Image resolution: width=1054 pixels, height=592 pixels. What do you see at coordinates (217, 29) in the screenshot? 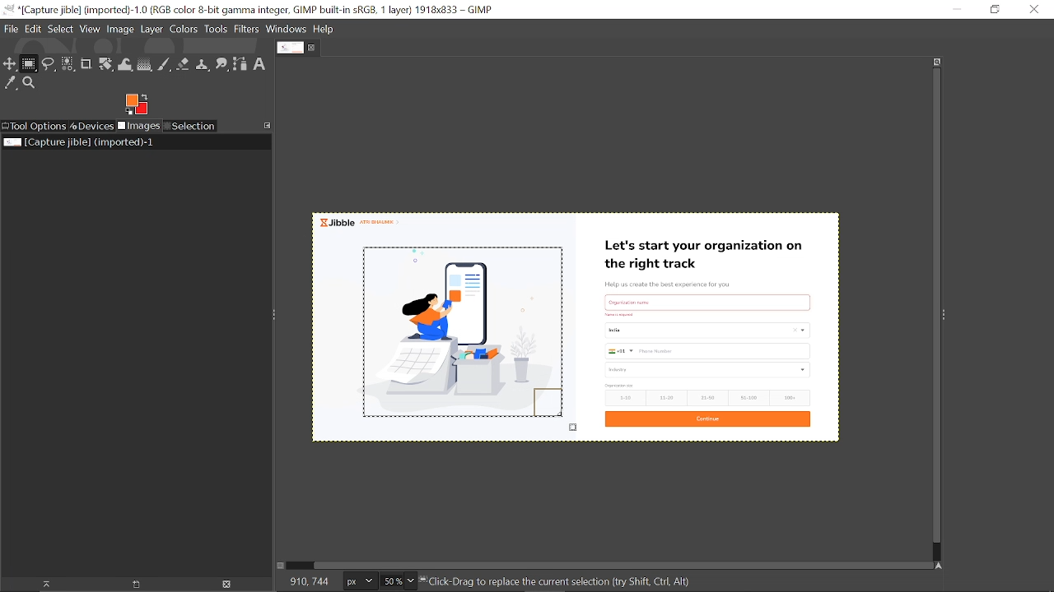
I see `Tools` at bounding box center [217, 29].